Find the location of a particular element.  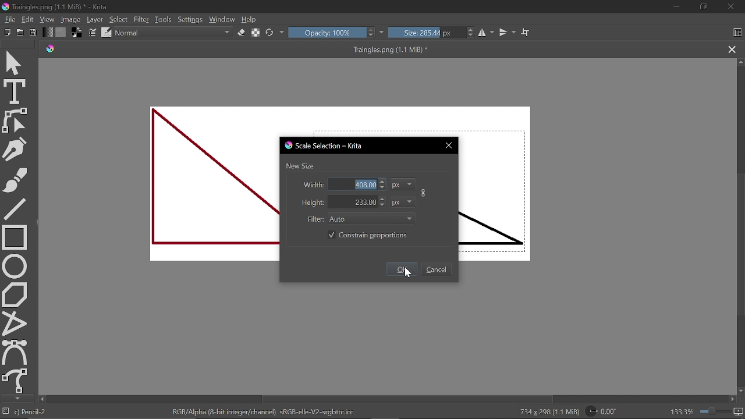

Eraser is located at coordinates (241, 33).